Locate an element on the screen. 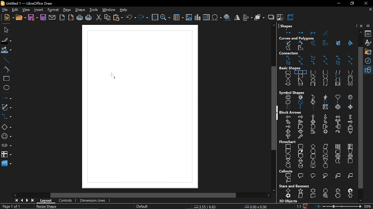  redo is located at coordinates (144, 18).